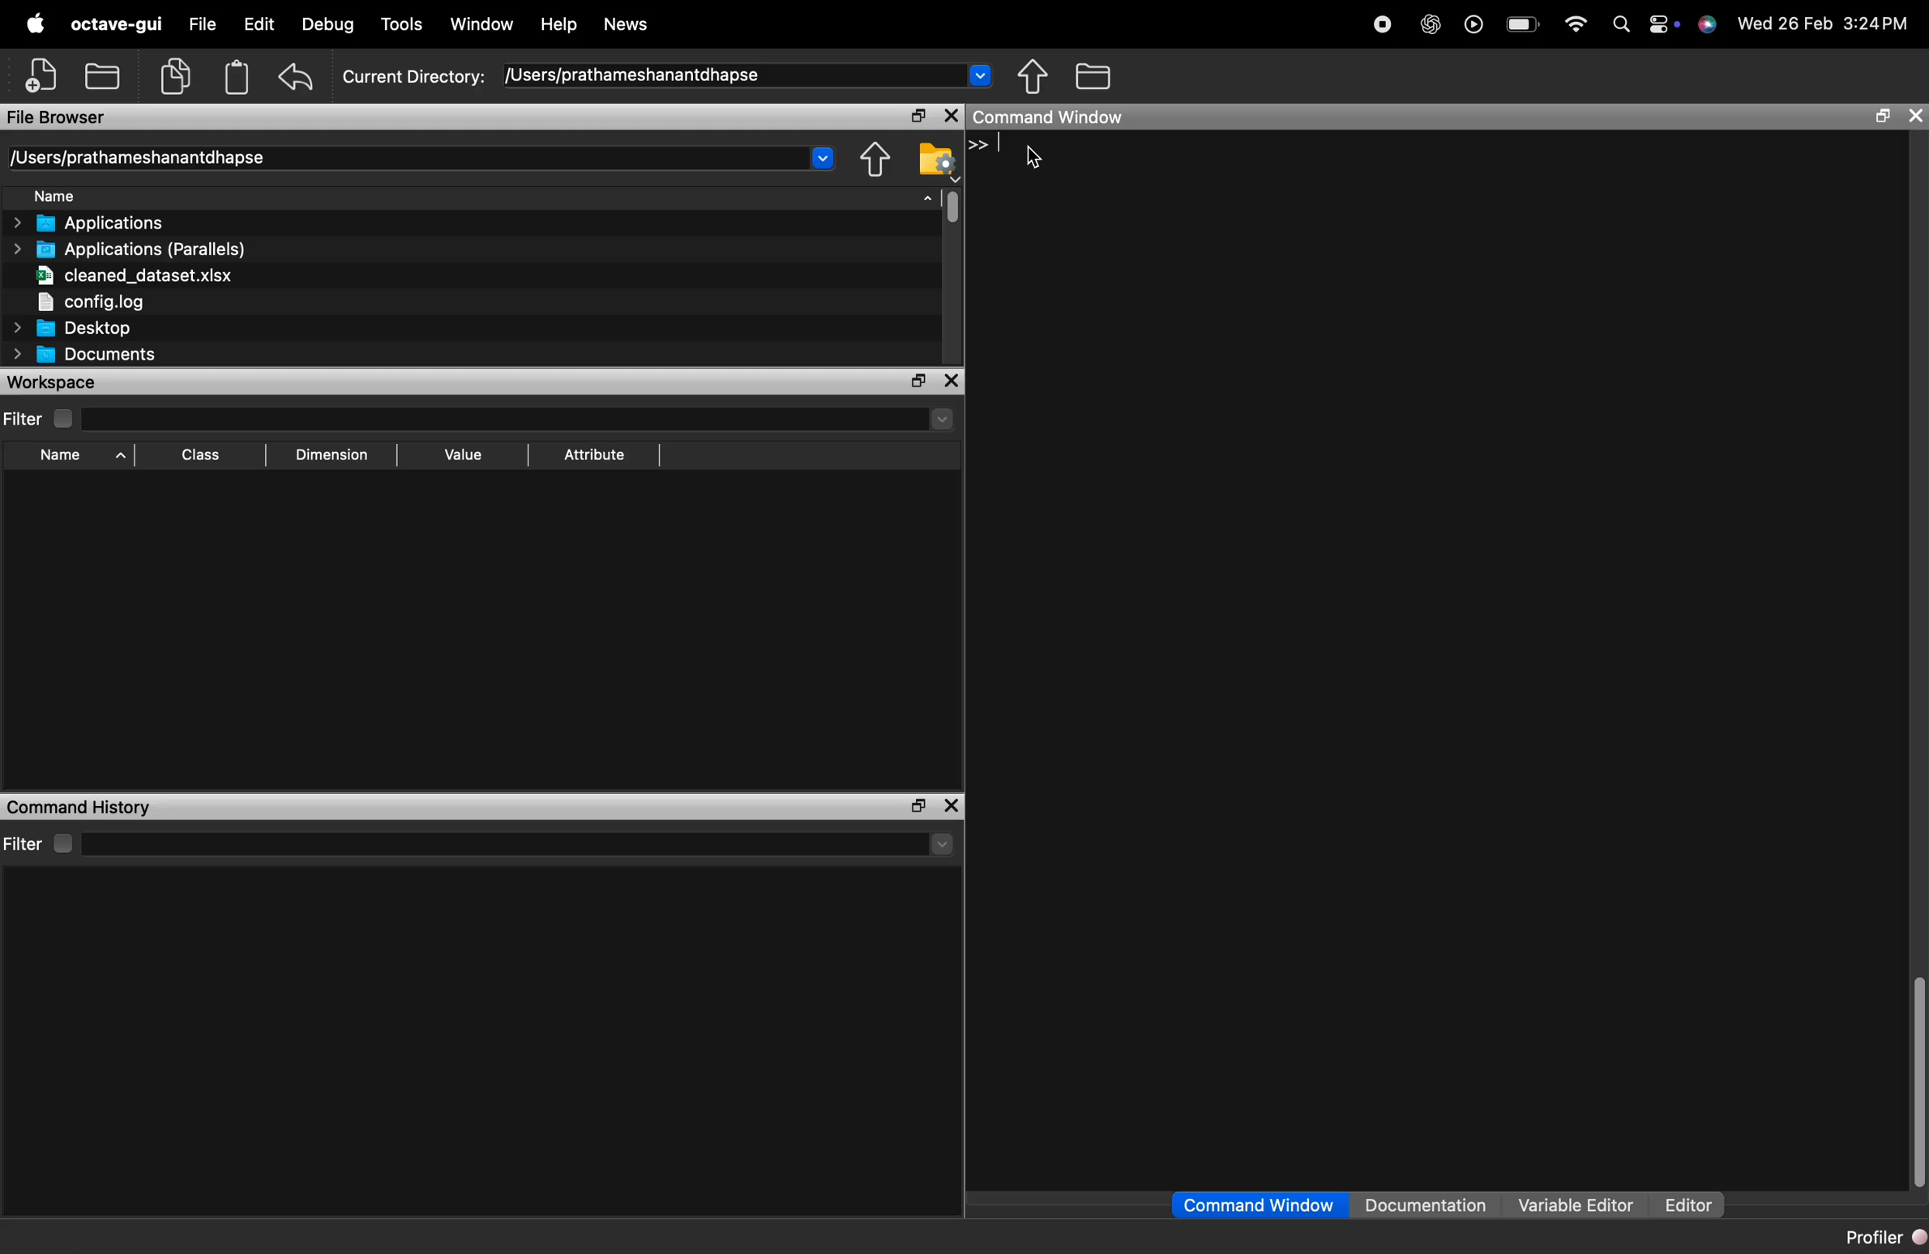 The image size is (1929, 1254). Describe the element at coordinates (74, 327) in the screenshot. I see `Desktop` at that location.